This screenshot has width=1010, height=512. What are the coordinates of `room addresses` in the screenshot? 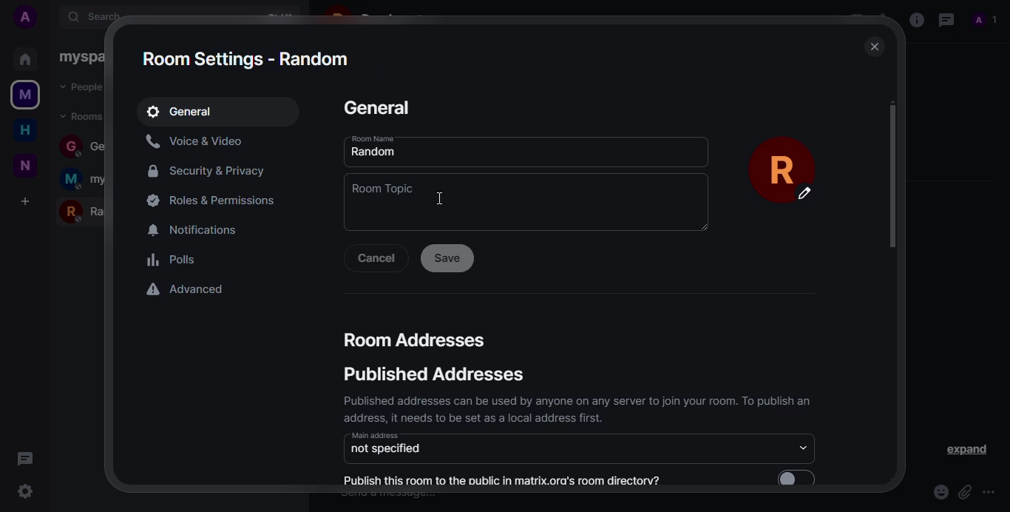 It's located at (414, 338).